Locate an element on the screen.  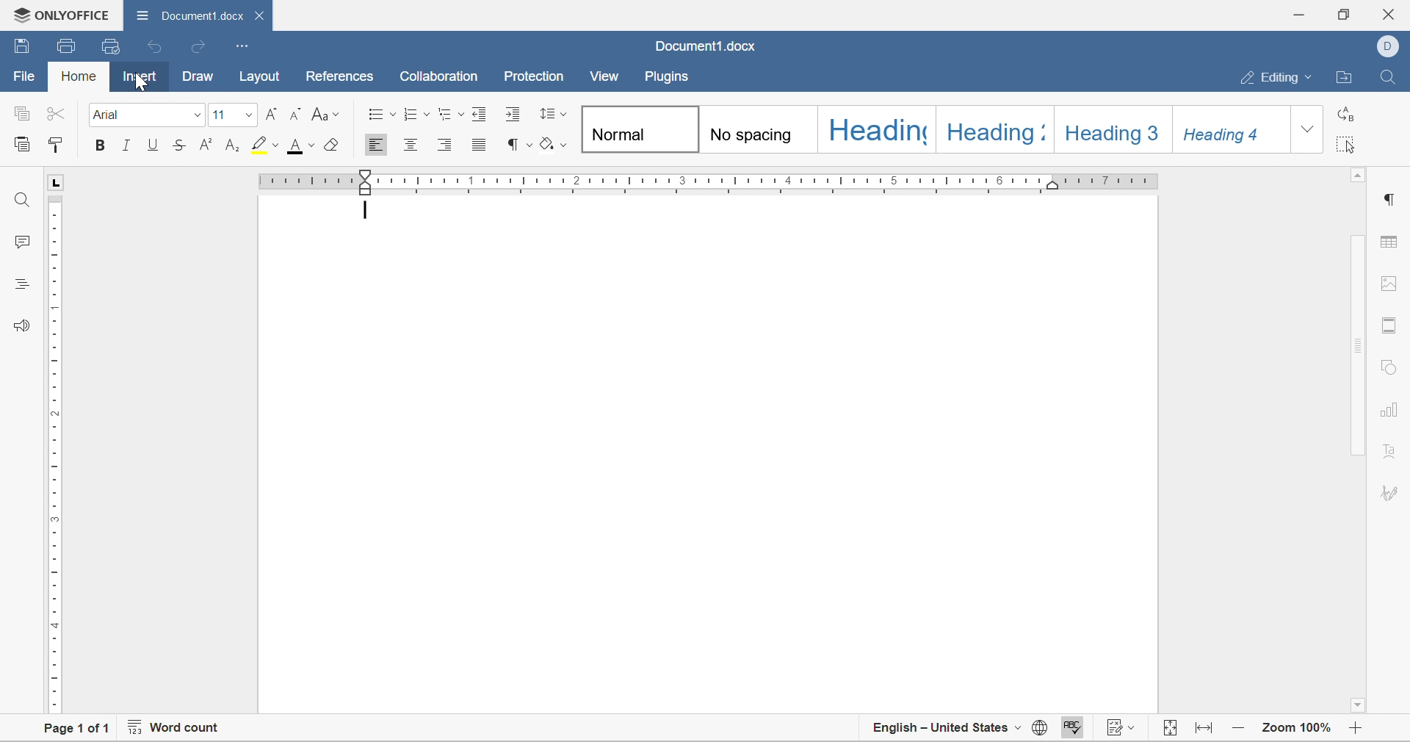
Page 1 of 1 is located at coordinates (77, 730).